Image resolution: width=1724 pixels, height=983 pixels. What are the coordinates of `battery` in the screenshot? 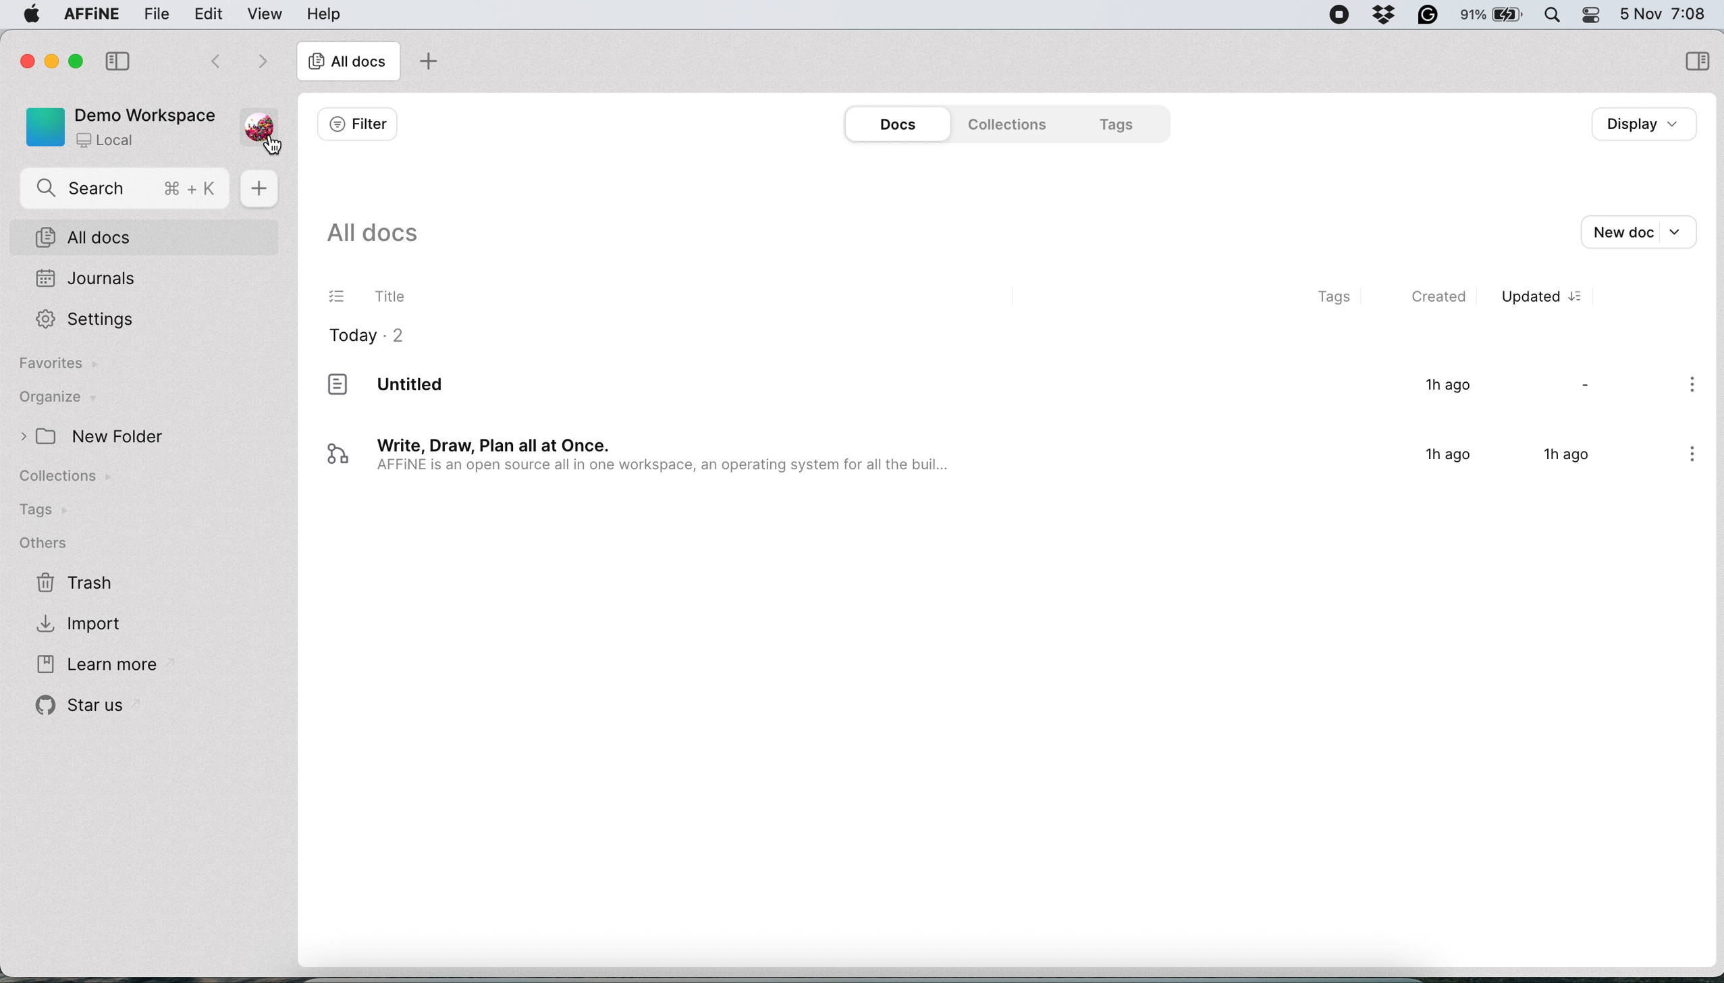 It's located at (1495, 16).